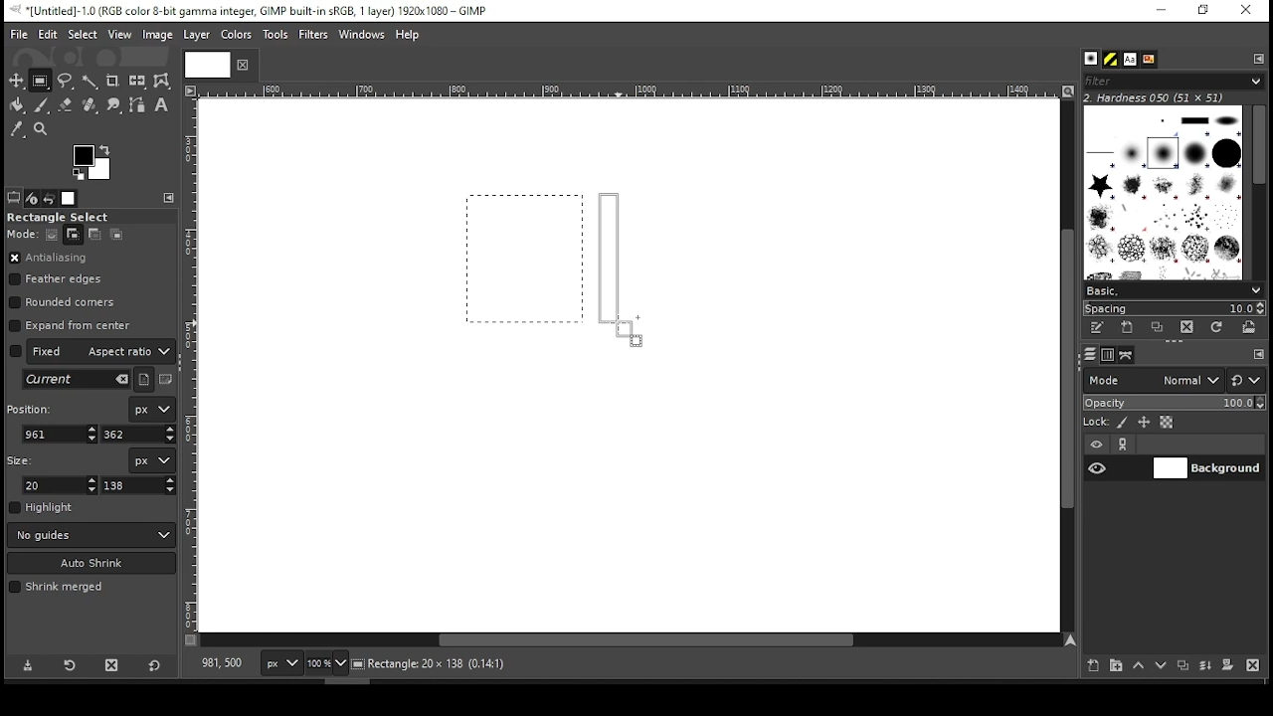  What do you see at coordinates (1139, 667) in the screenshot?
I see `move layer one step up` at bounding box center [1139, 667].